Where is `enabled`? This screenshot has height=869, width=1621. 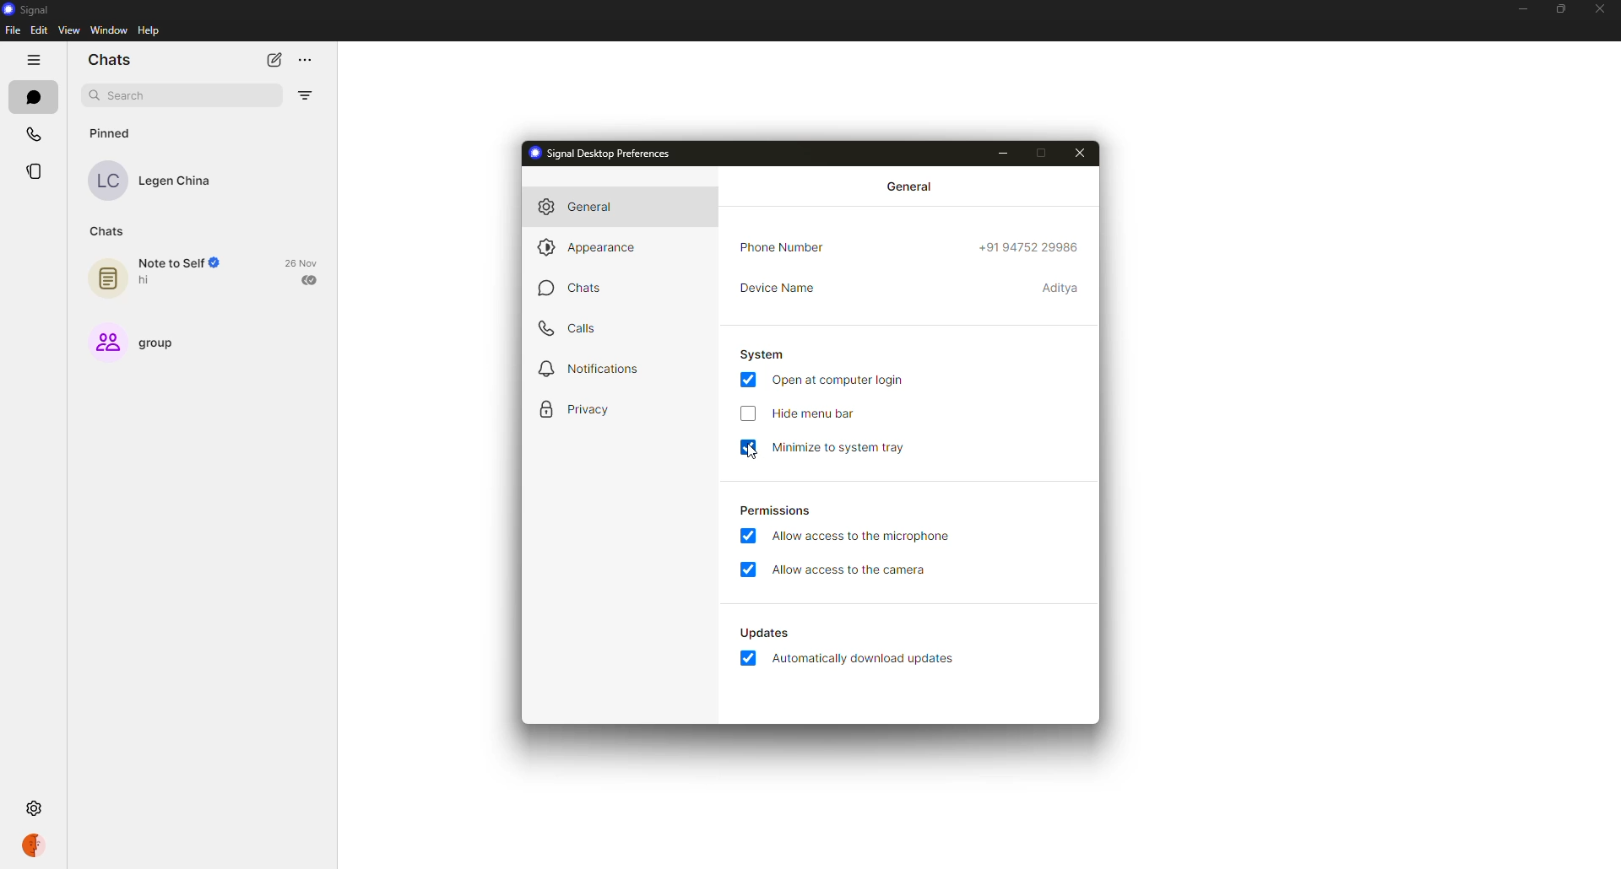
enabled is located at coordinates (751, 570).